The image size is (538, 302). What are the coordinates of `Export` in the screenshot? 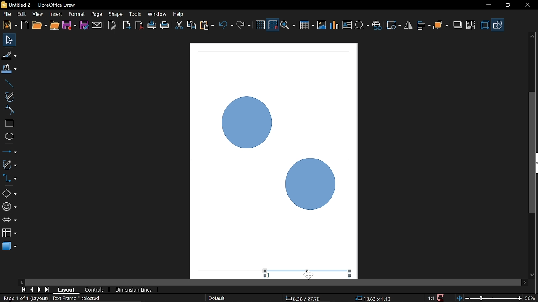 It's located at (126, 26).